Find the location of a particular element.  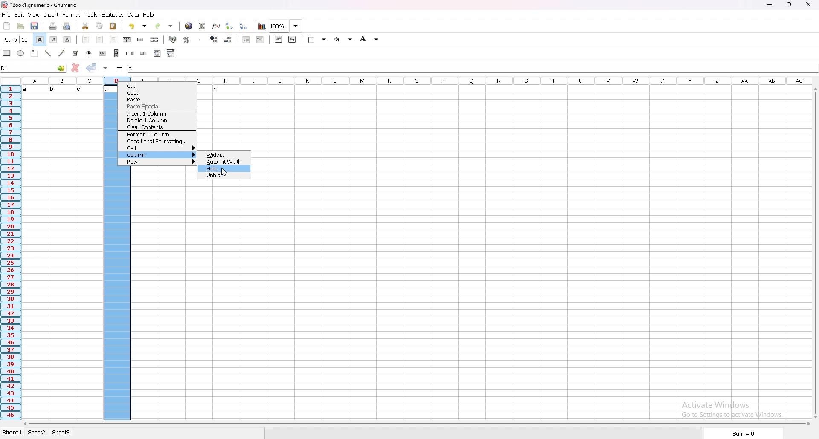

cut is located at coordinates (156, 86).